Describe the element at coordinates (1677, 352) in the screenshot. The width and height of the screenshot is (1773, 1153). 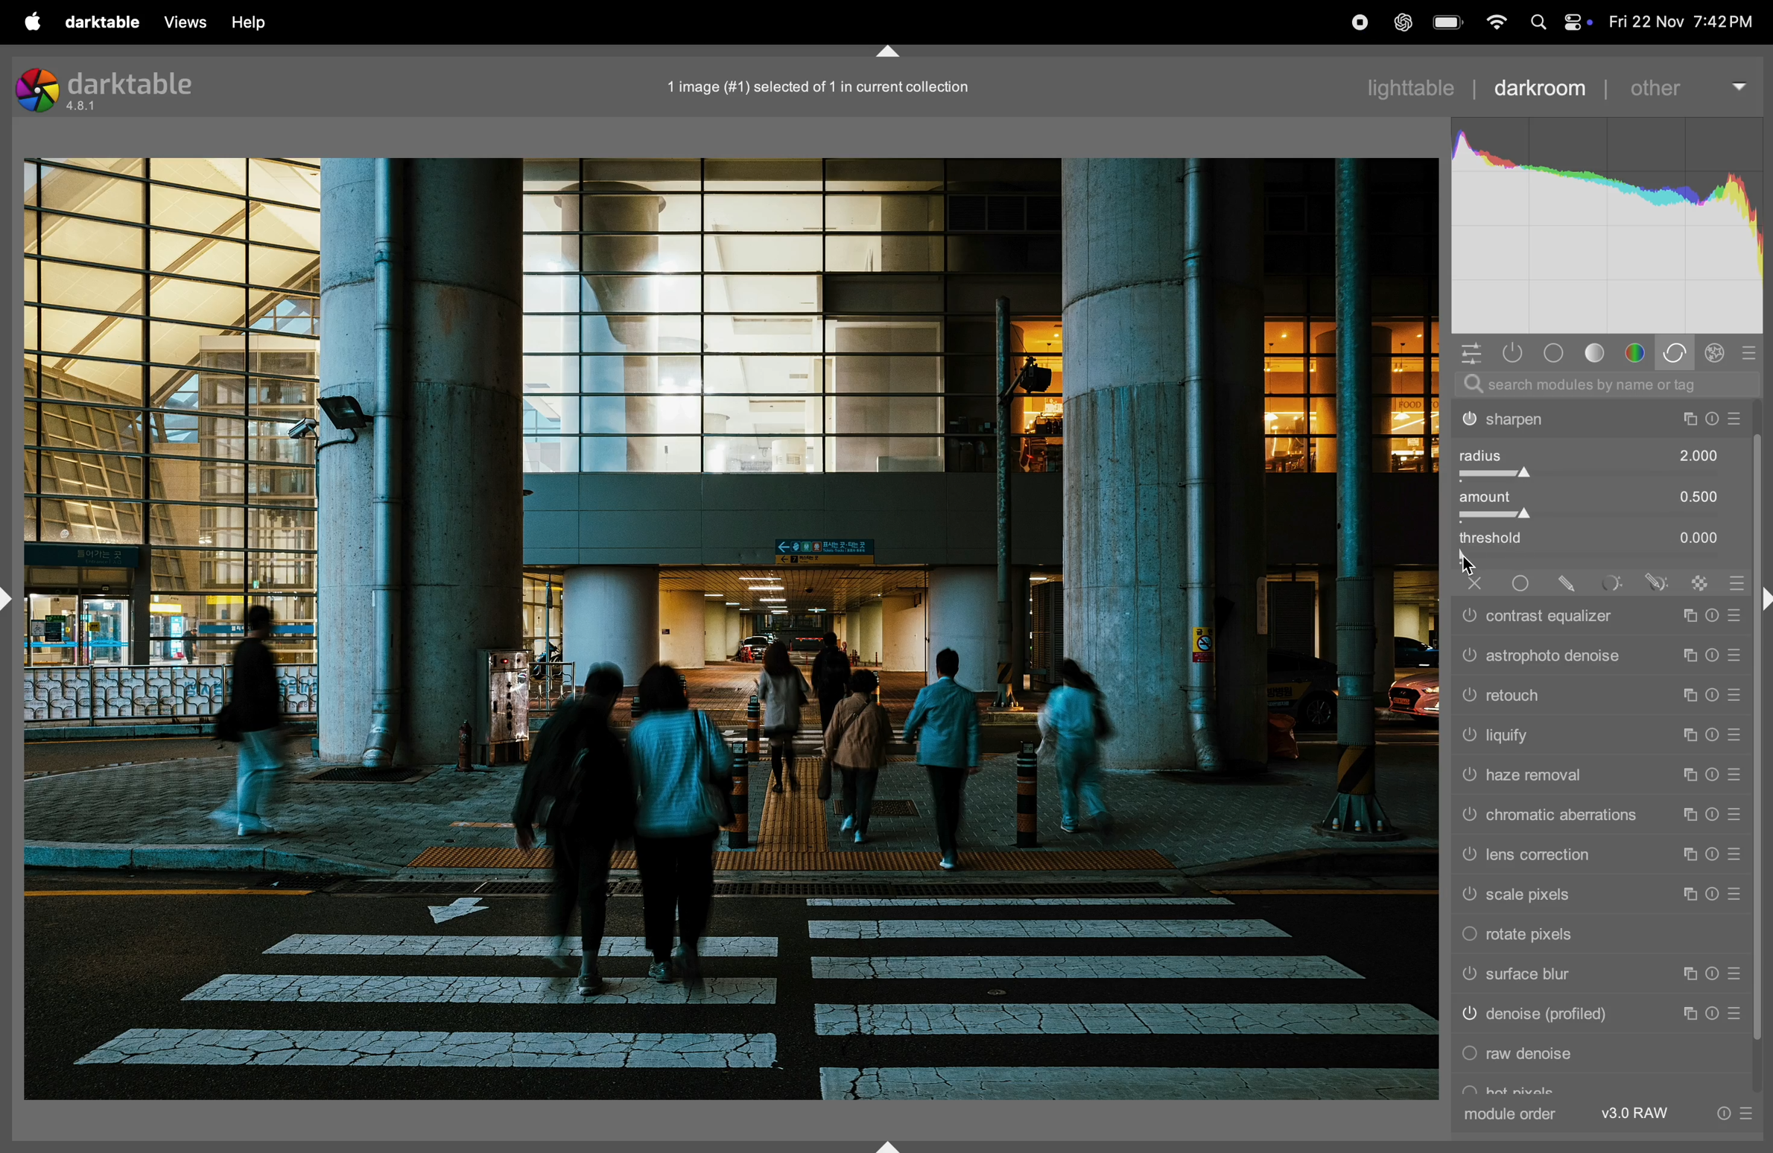
I see `correct` at that location.